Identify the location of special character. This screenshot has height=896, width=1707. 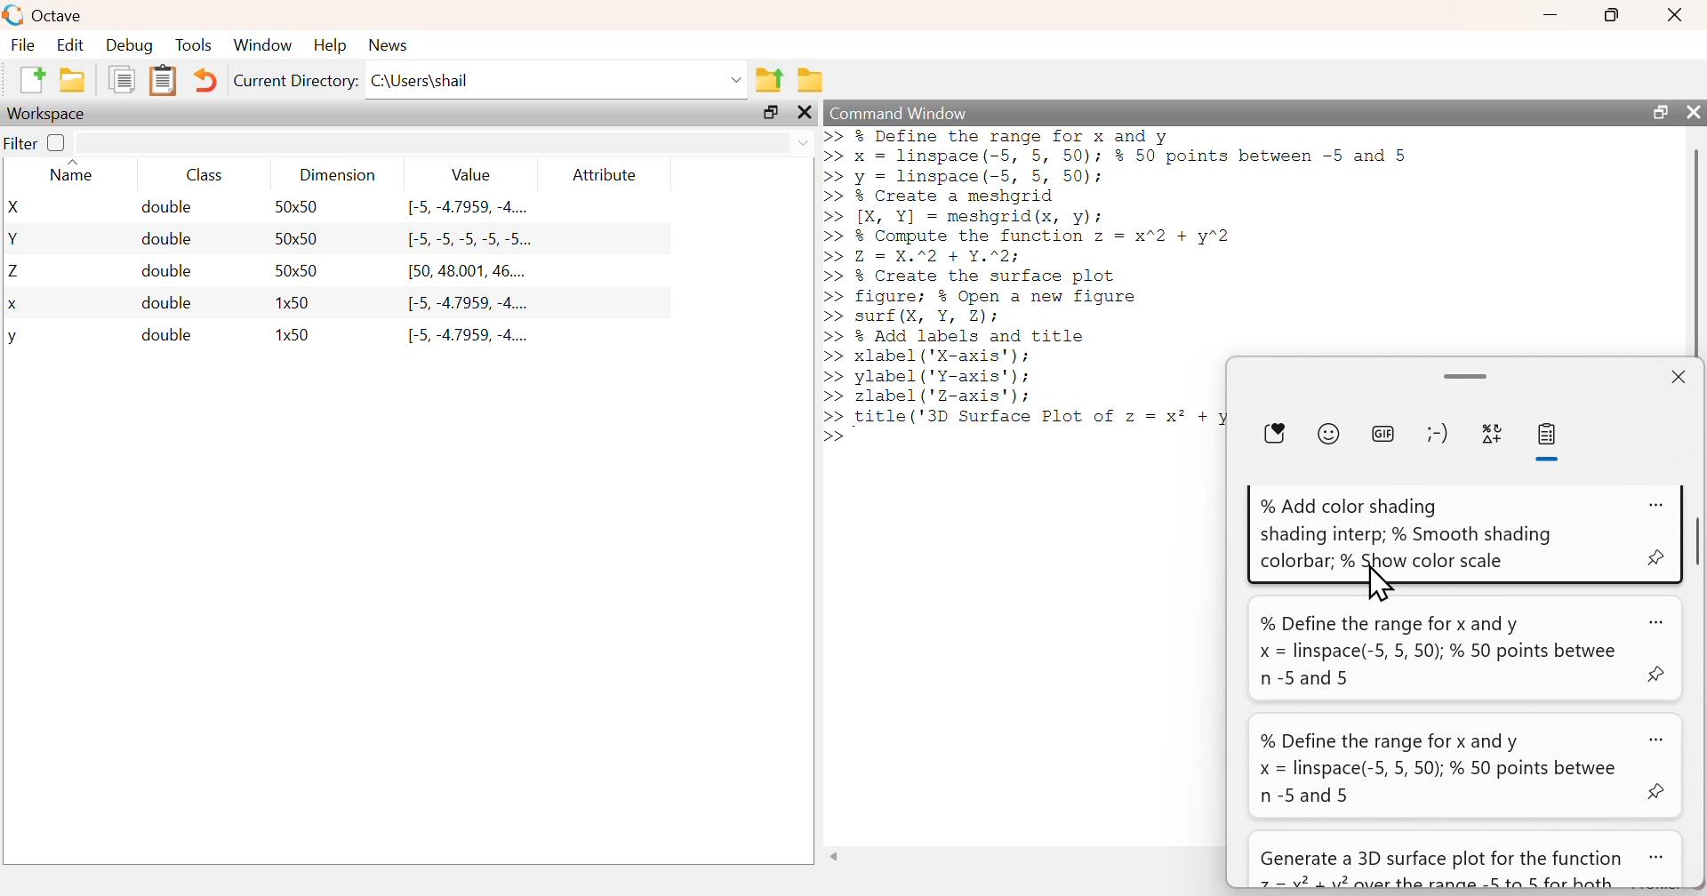
(1493, 436).